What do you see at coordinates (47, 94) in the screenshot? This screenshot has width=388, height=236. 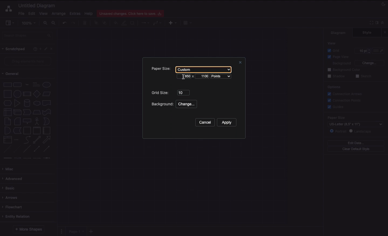 I see `Parallelogram` at bounding box center [47, 94].